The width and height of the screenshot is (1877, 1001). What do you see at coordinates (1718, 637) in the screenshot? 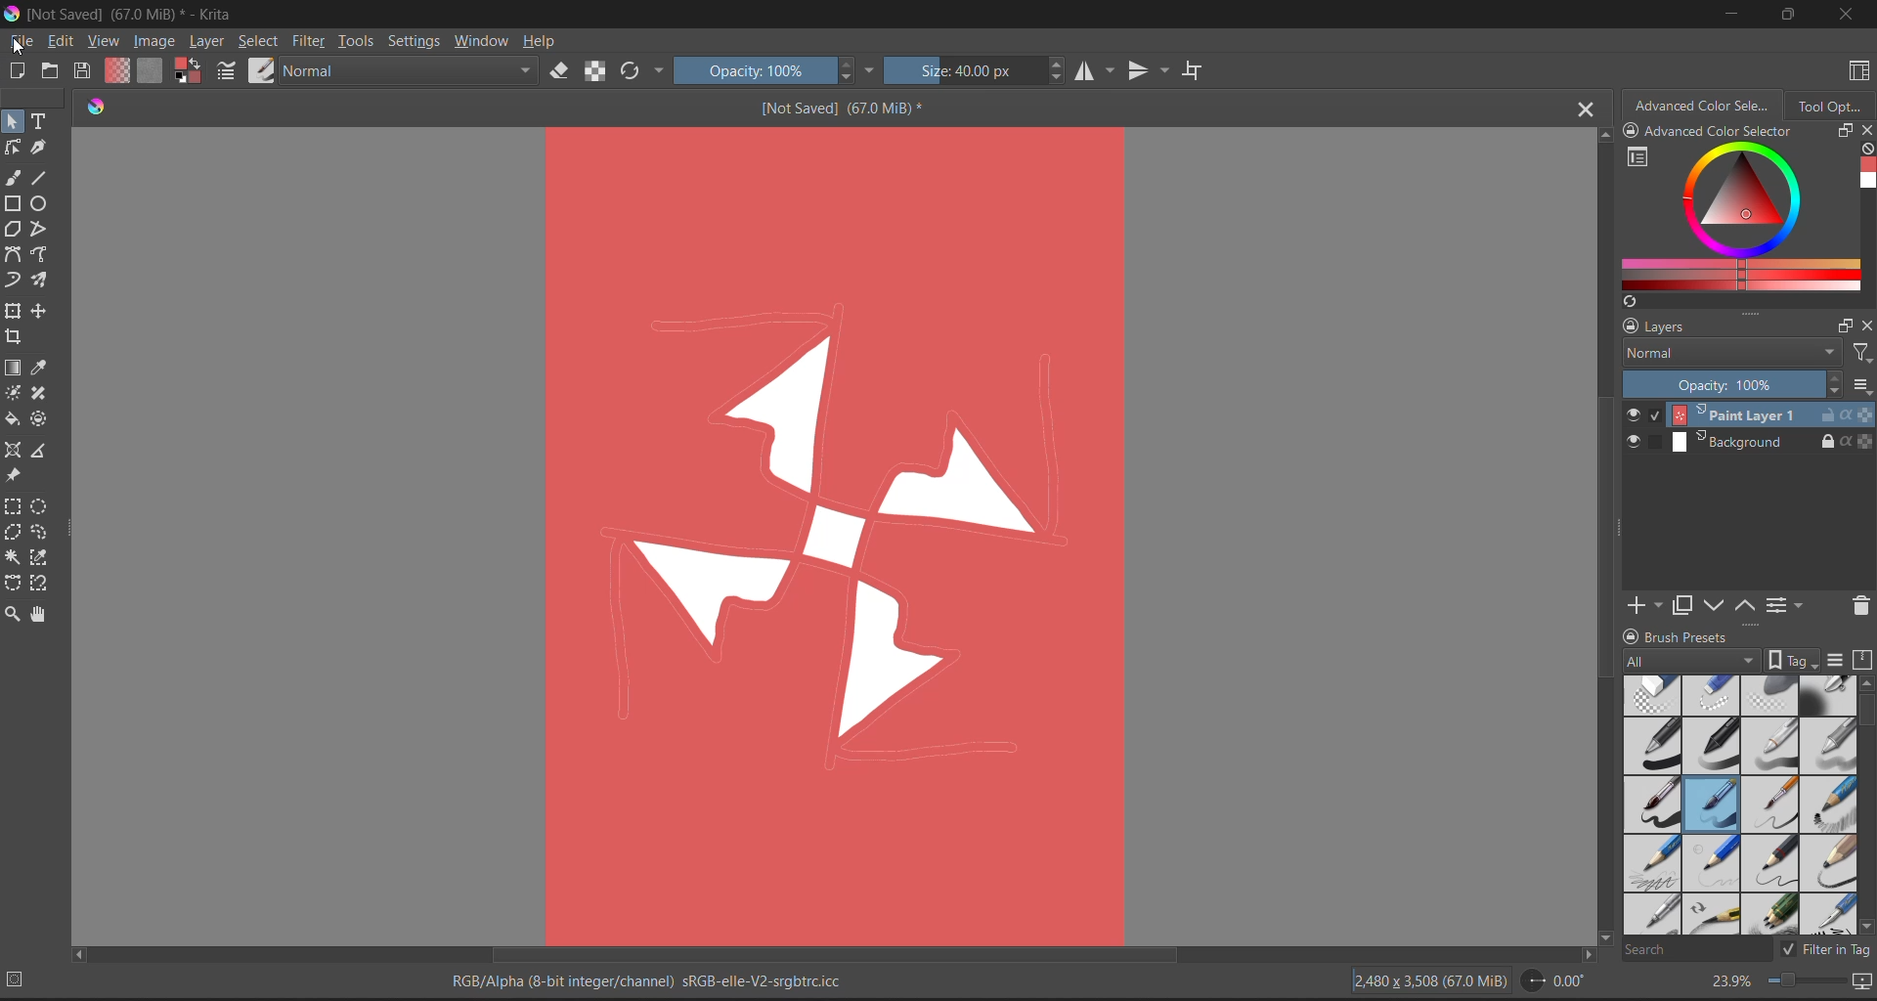
I see `Brush presets` at bounding box center [1718, 637].